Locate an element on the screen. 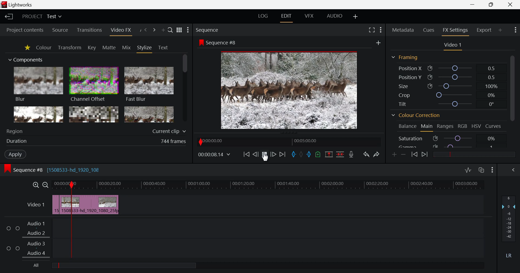 This screenshot has width=520, height=273. Apply is located at coordinates (15, 154).